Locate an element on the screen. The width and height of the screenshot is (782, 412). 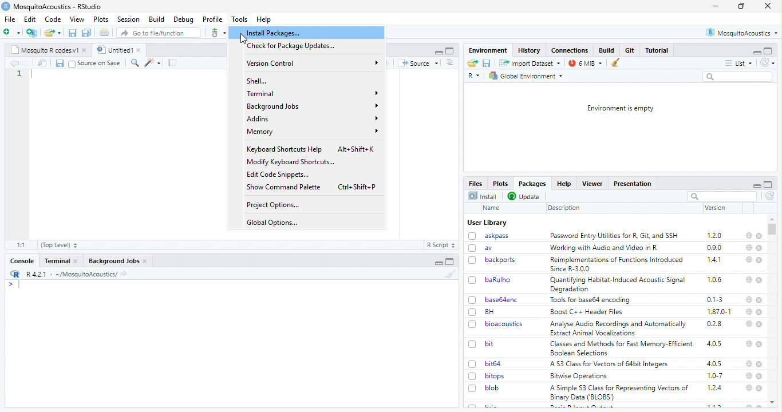
minimise is located at coordinates (757, 53).